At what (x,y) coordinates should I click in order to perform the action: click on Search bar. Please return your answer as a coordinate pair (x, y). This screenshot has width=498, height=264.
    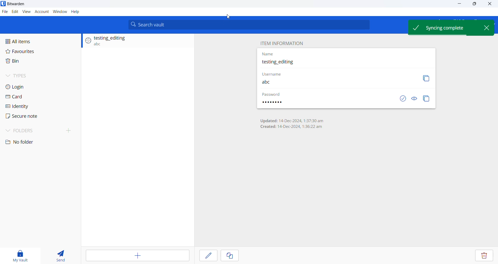
    Looking at the image, I should click on (249, 25).